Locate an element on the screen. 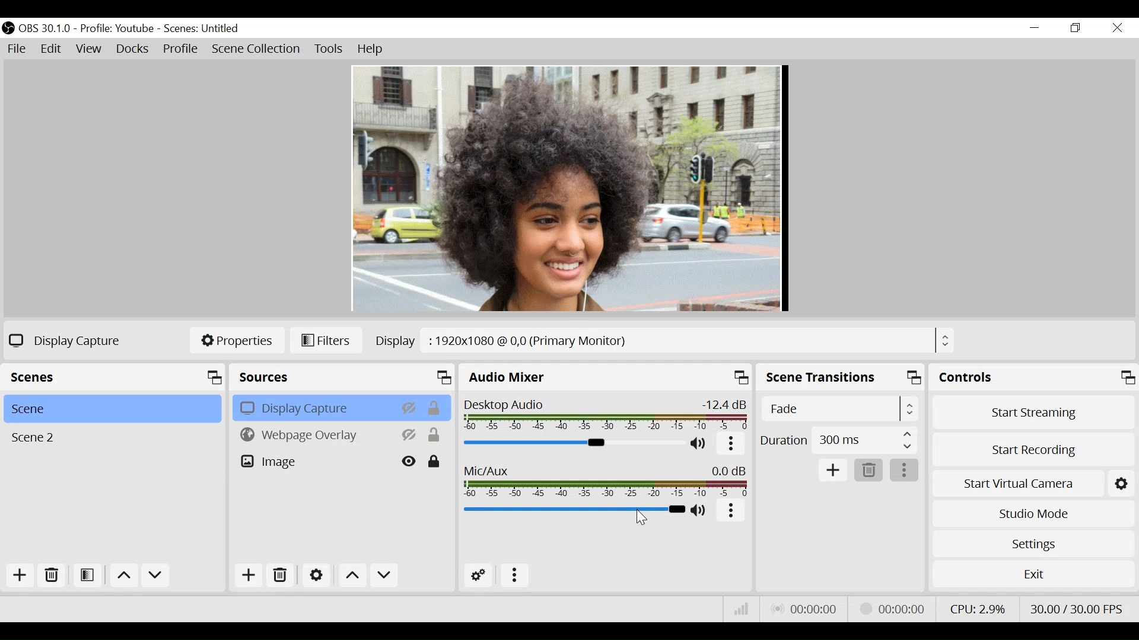 The height and width of the screenshot is (640, 1139). Browser Source is located at coordinates (314, 435).